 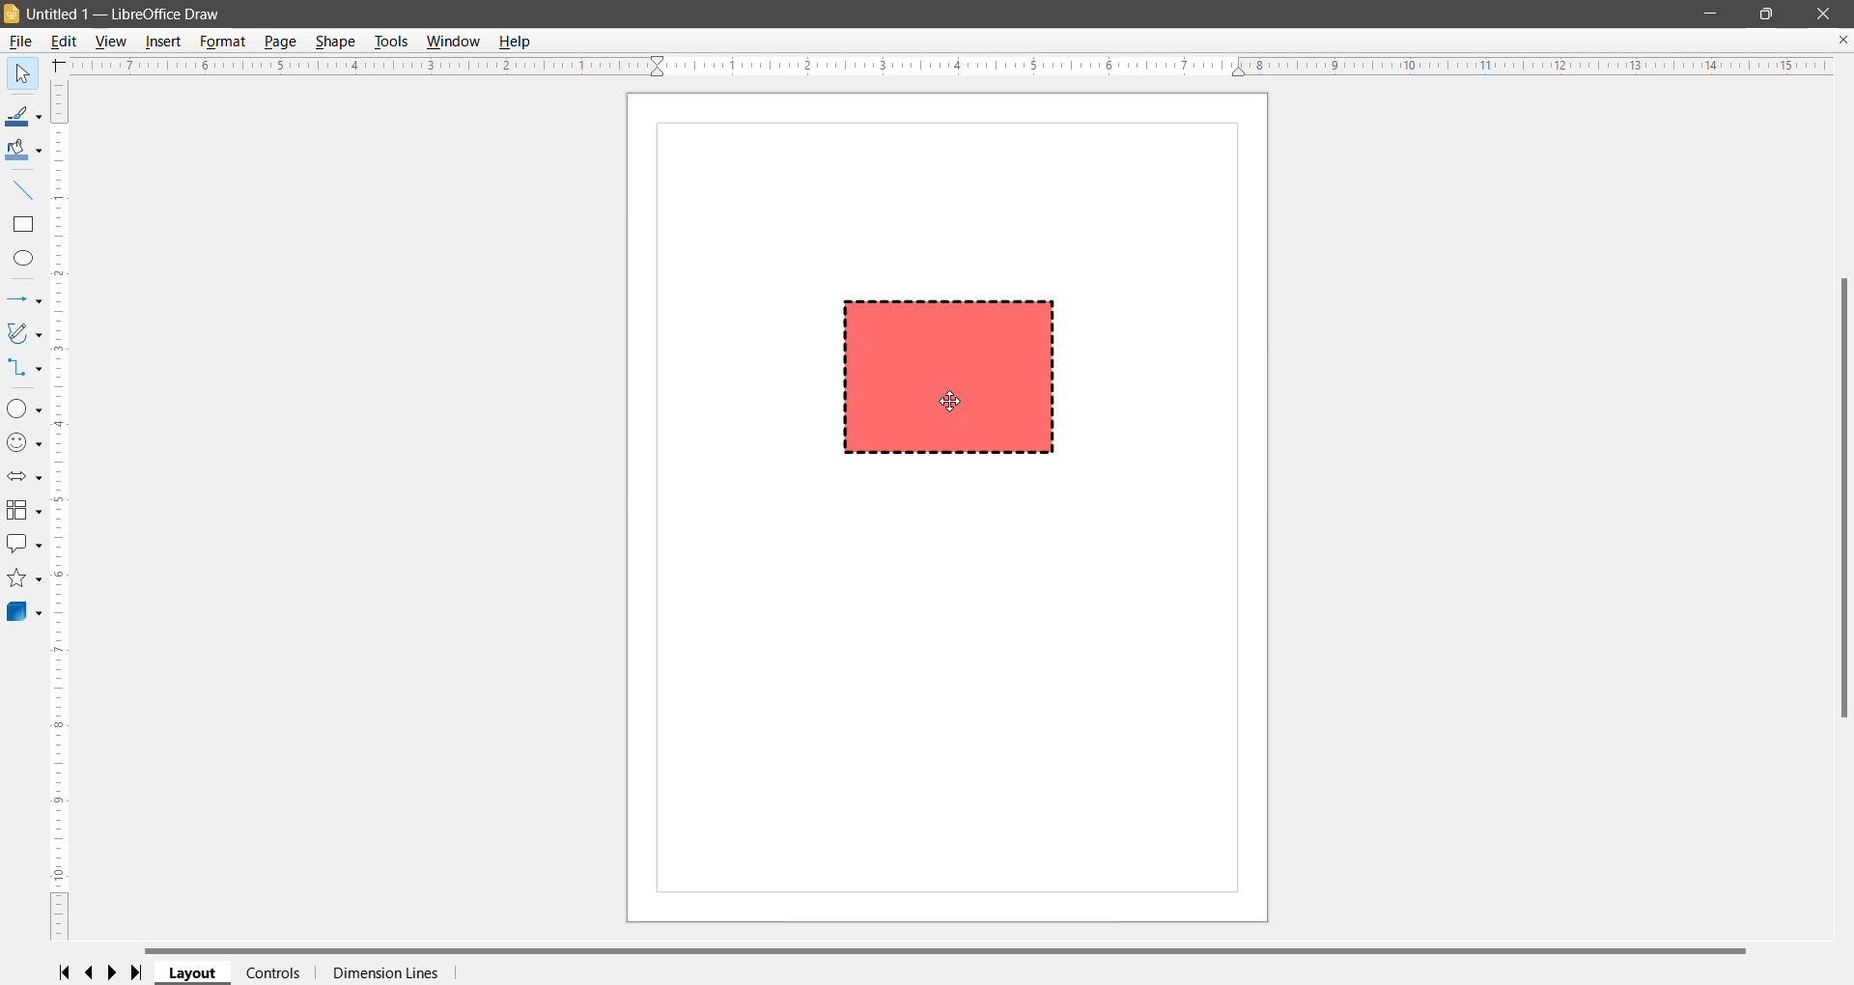 What do you see at coordinates (19, 42) in the screenshot?
I see `File` at bounding box center [19, 42].